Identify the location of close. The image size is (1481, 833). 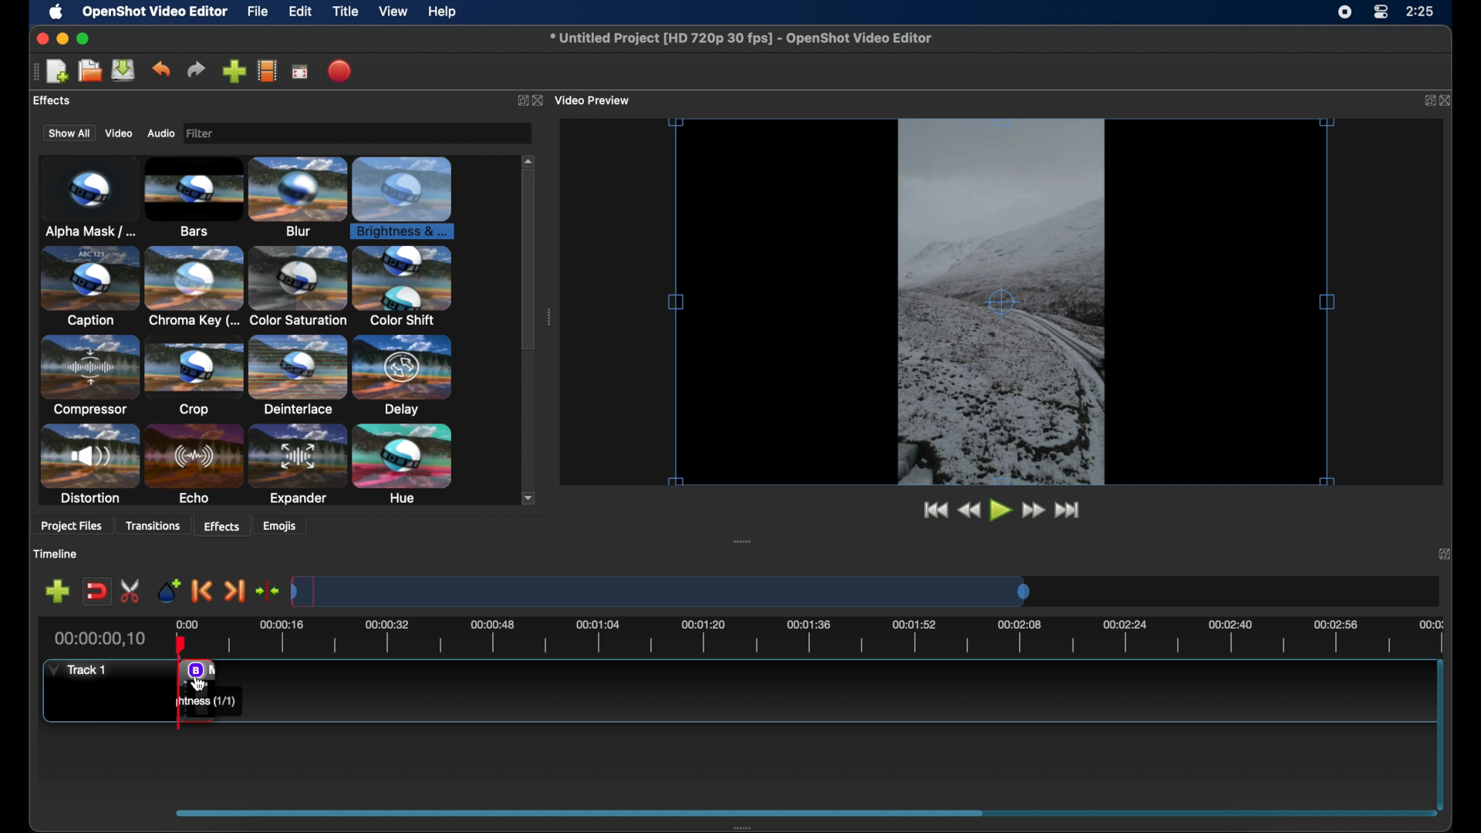
(1448, 99).